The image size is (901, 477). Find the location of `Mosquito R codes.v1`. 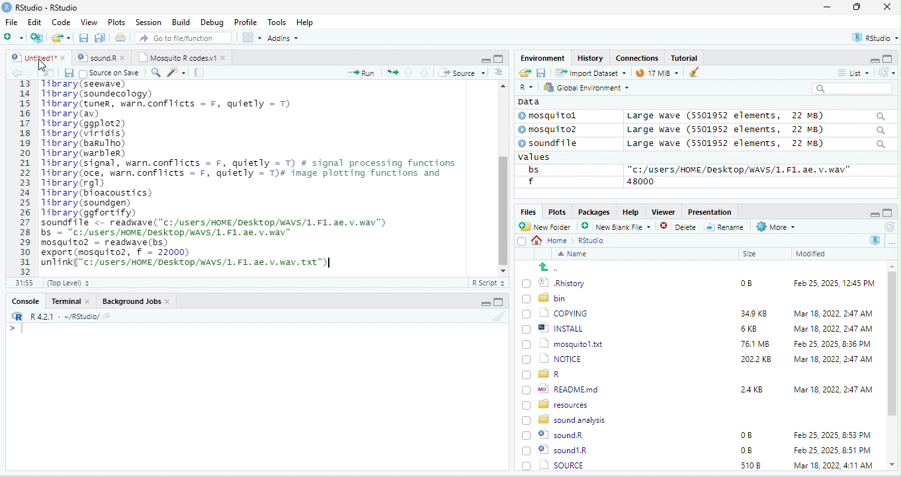

Mosquito R codes.v1 is located at coordinates (183, 57).